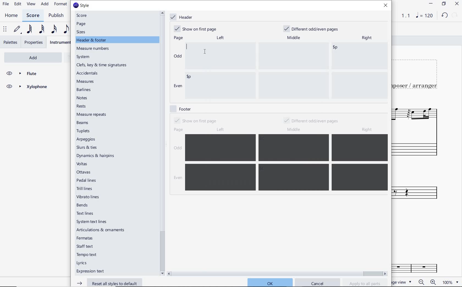 This screenshot has height=287, width=462. I want to click on DEFAULT (STEP TIME), so click(17, 30).